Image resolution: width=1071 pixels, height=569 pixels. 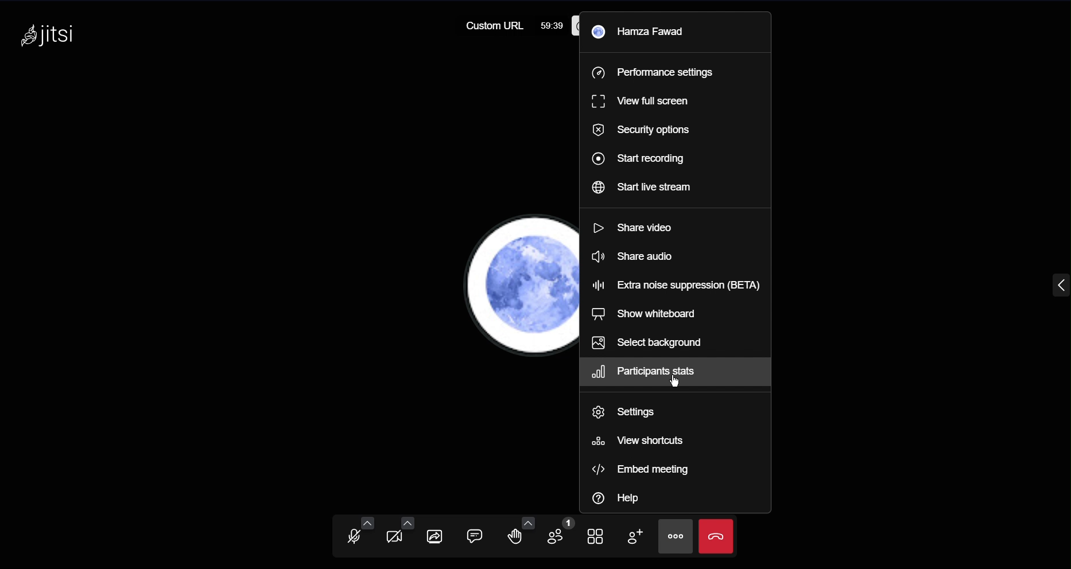 What do you see at coordinates (643, 104) in the screenshot?
I see `View fullscreen` at bounding box center [643, 104].